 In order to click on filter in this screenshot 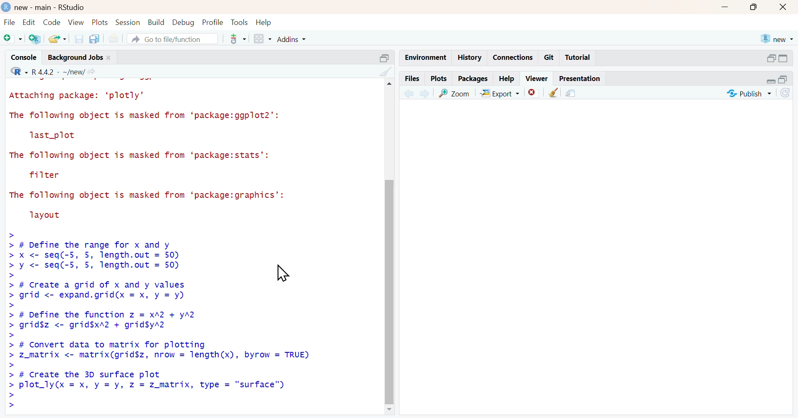, I will do `click(47, 175)`.